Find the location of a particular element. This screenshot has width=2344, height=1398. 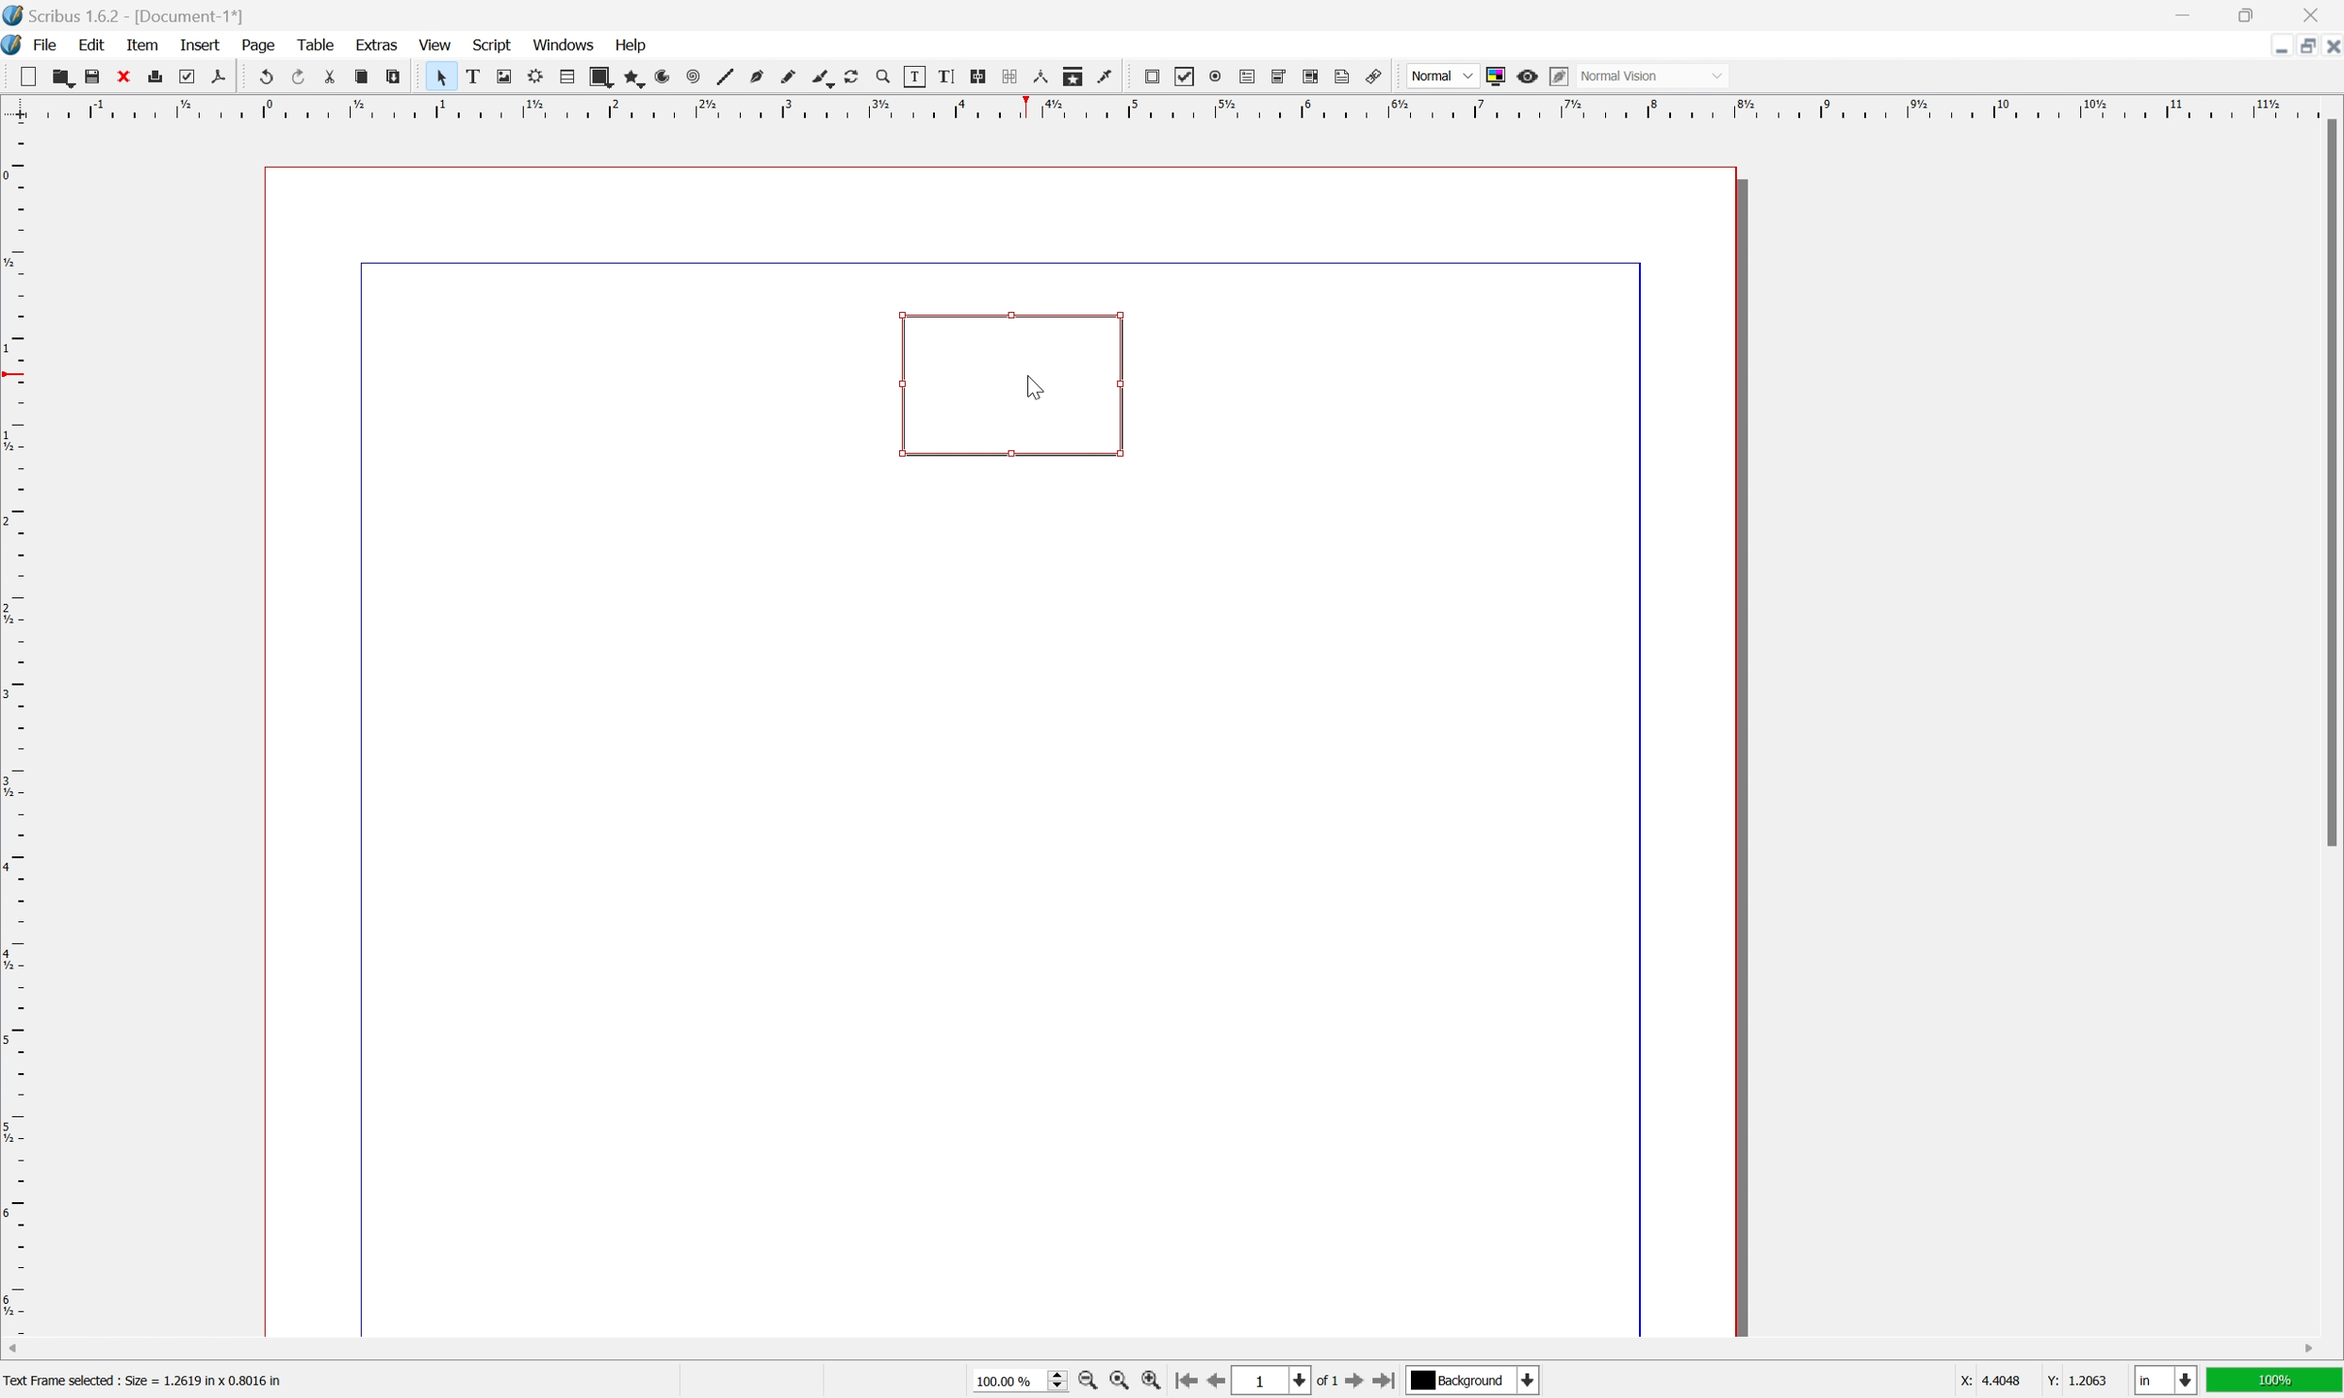

spiral is located at coordinates (694, 76).